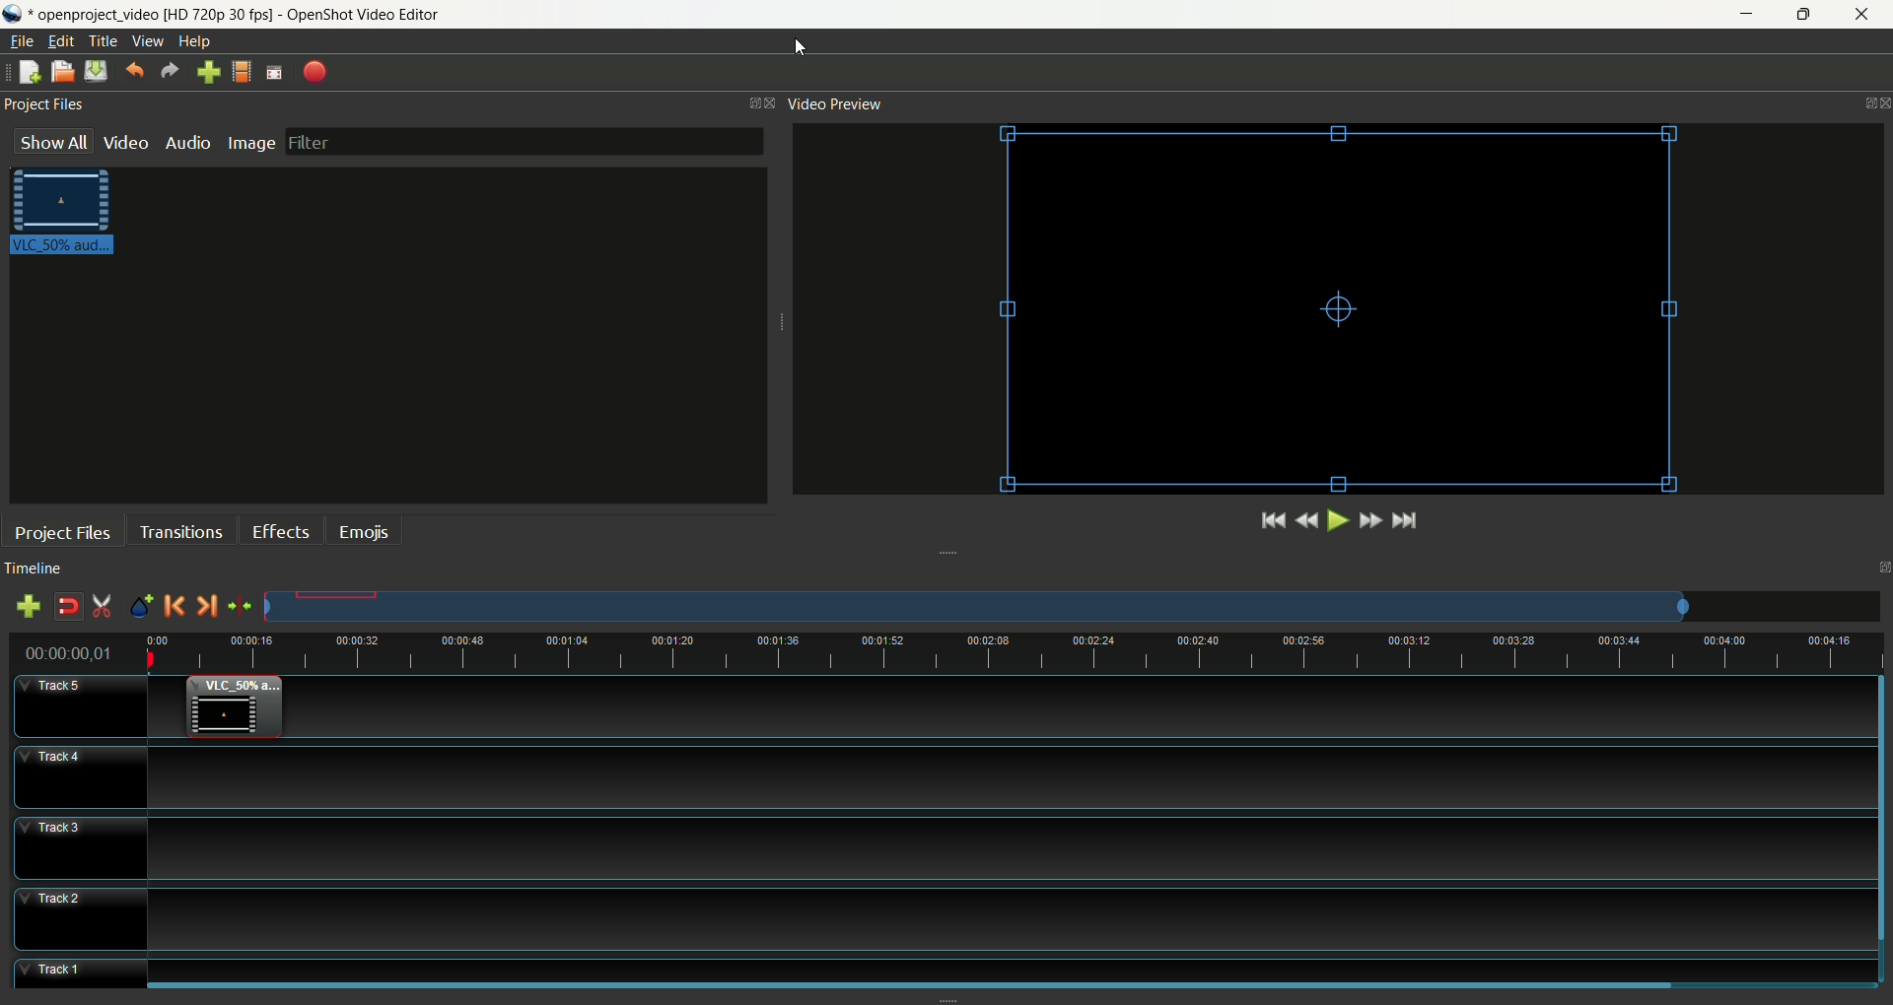  Describe the element at coordinates (100, 606) in the screenshot. I see `enable razor` at that location.